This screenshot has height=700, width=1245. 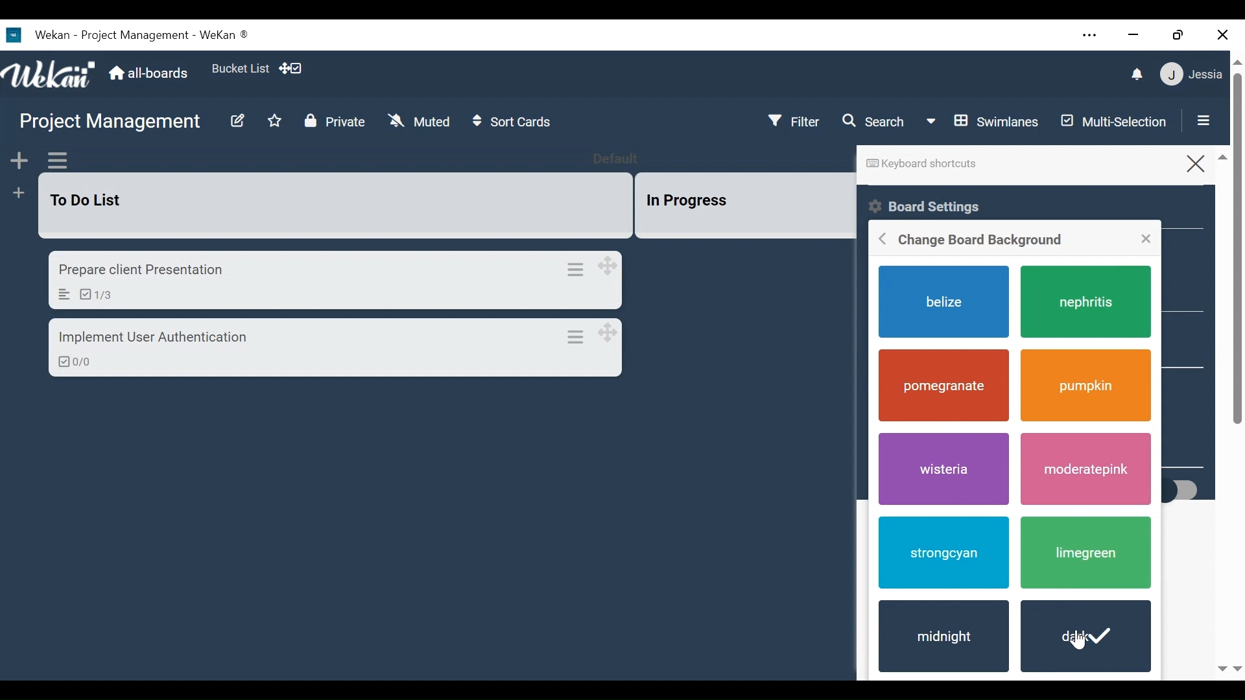 I want to click on Board settings, so click(x=937, y=206).